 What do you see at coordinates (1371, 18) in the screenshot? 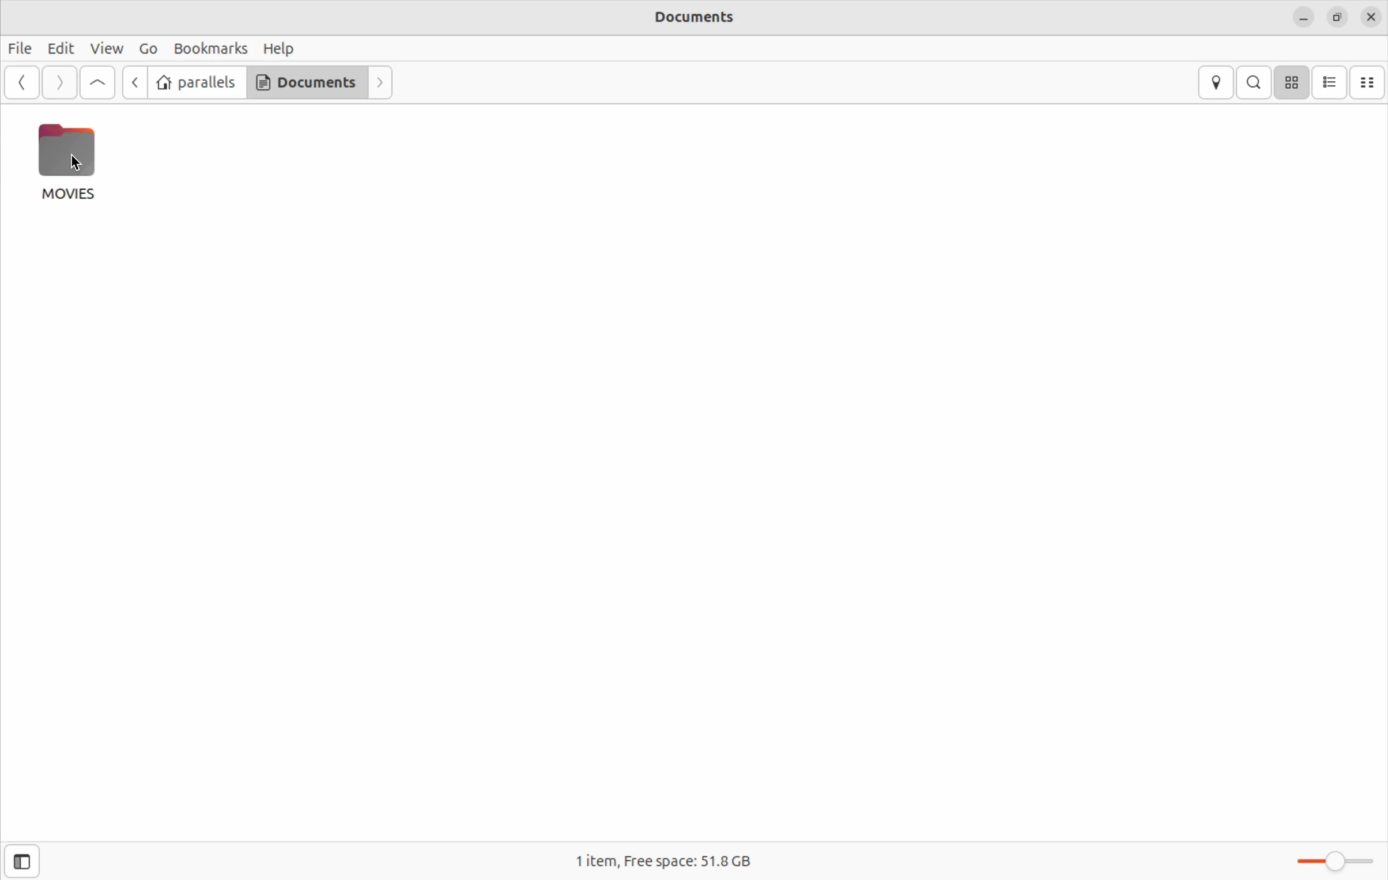
I see `close` at bounding box center [1371, 18].